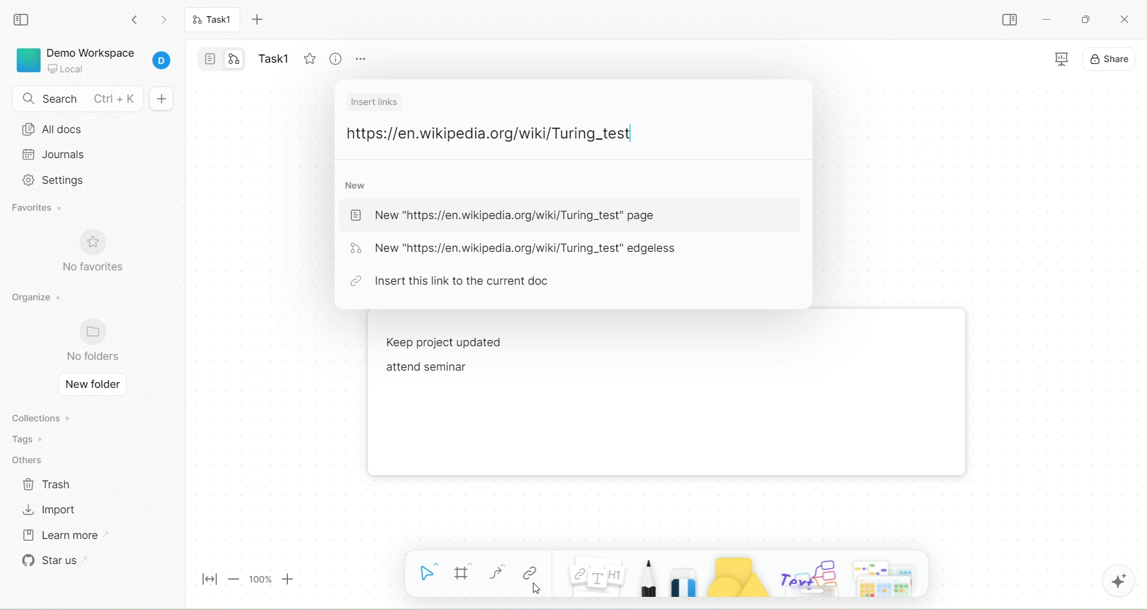 This screenshot has width=1147, height=610. Describe the element at coordinates (48, 483) in the screenshot. I see `trash` at that location.